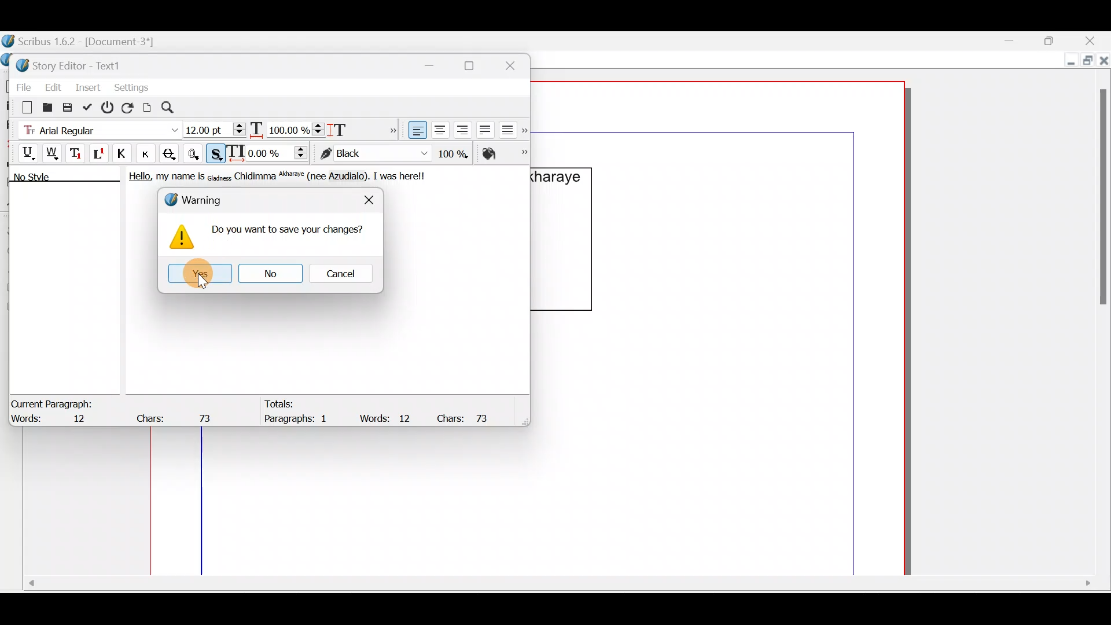  I want to click on Reload text from frame, so click(129, 106).